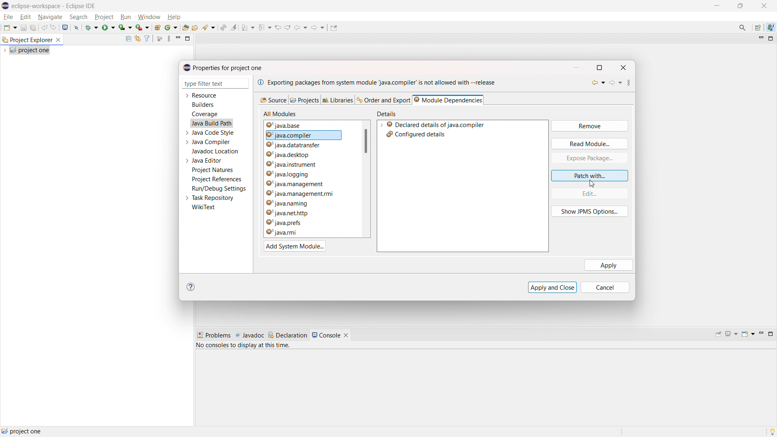 This screenshot has width=777, height=437. I want to click on declared details of java.compiler, so click(435, 125).